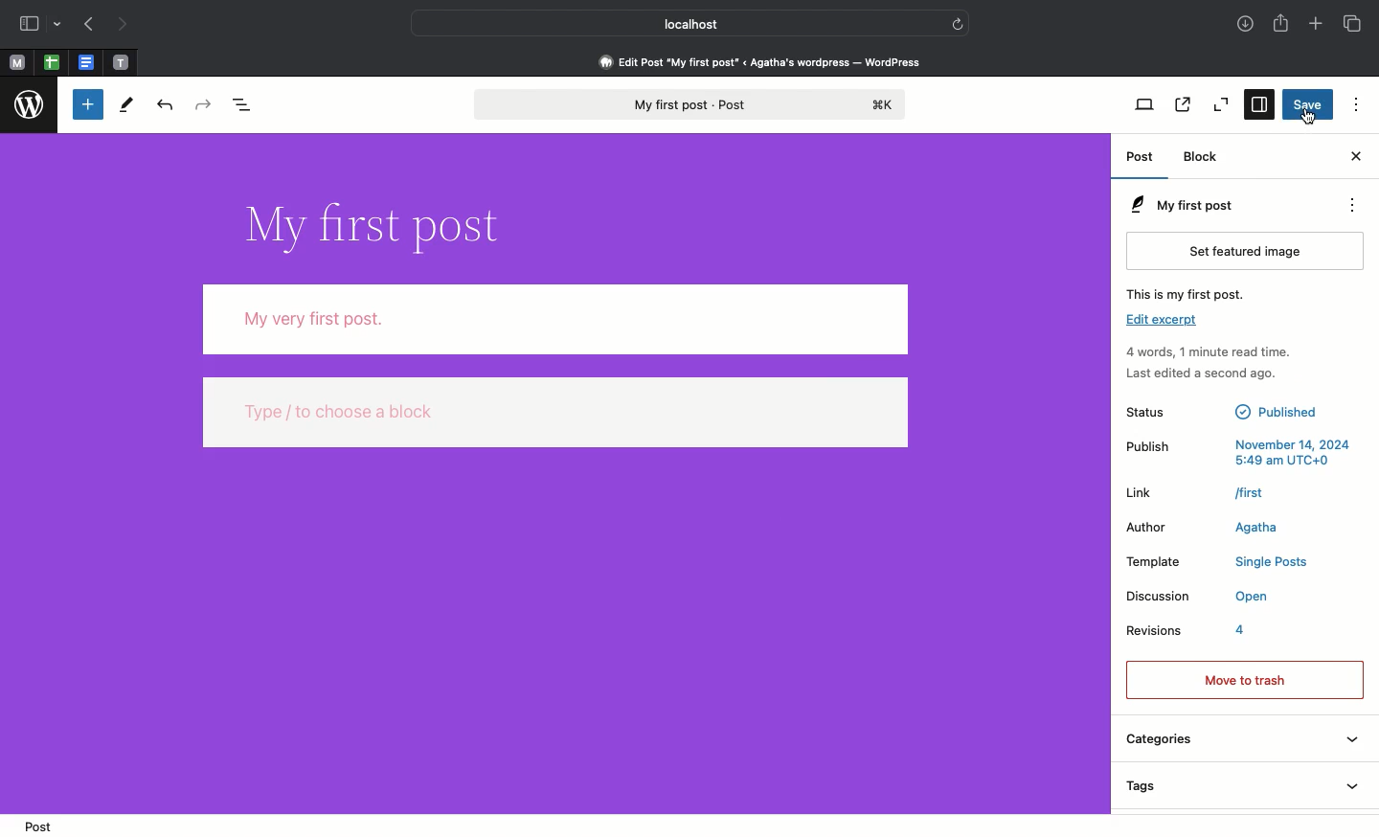 This screenshot has height=837, width=1379. Describe the element at coordinates (555, 416) in the screenshot. I see `Type / to choose a block` at that location.